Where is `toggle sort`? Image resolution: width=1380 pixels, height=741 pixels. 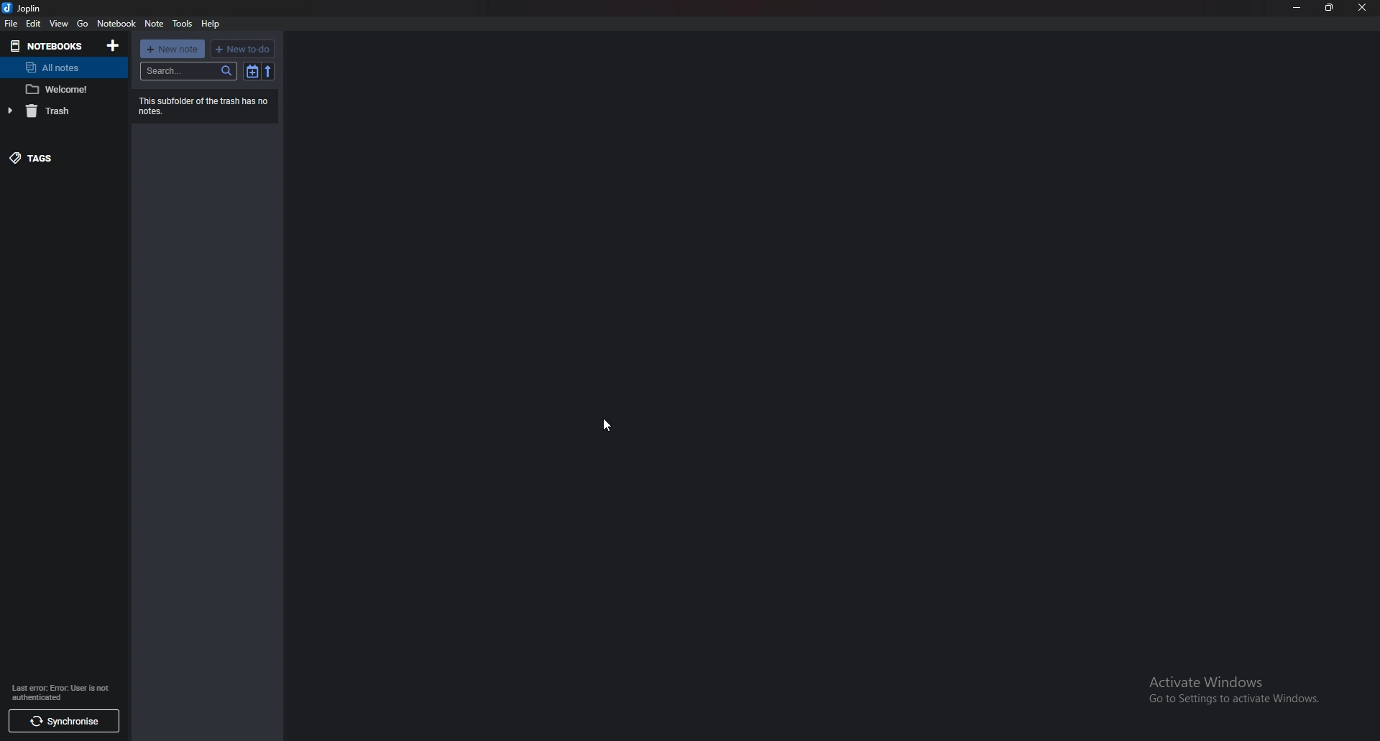 toggle sort is located at coordinates (252, 71).